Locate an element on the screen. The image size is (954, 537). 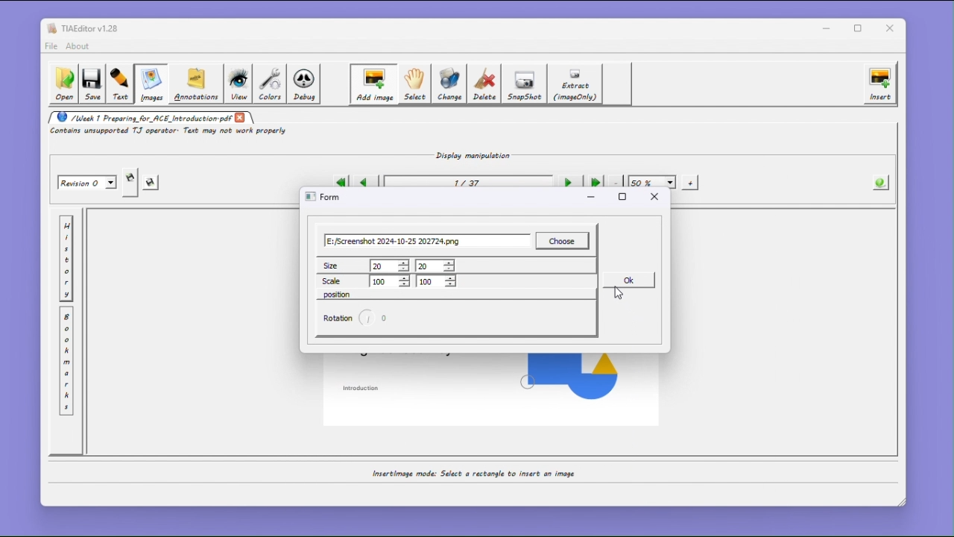
save is located at coordinates (92, 85).